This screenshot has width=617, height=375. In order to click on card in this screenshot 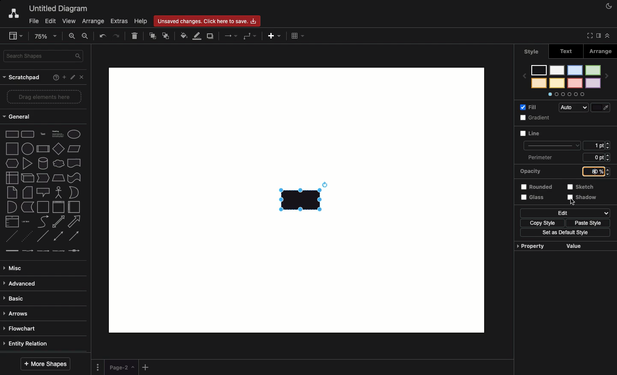, I will do `click(27, 192)`.